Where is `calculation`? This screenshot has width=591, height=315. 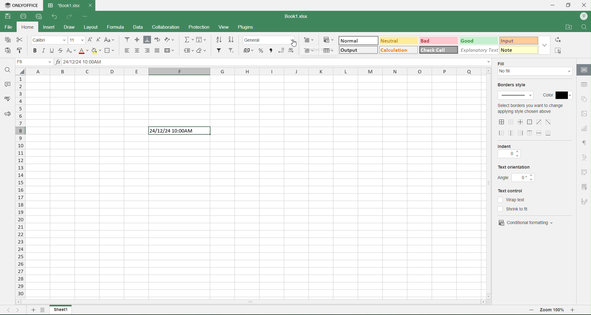
calculation is located at coordinates (394, 51).